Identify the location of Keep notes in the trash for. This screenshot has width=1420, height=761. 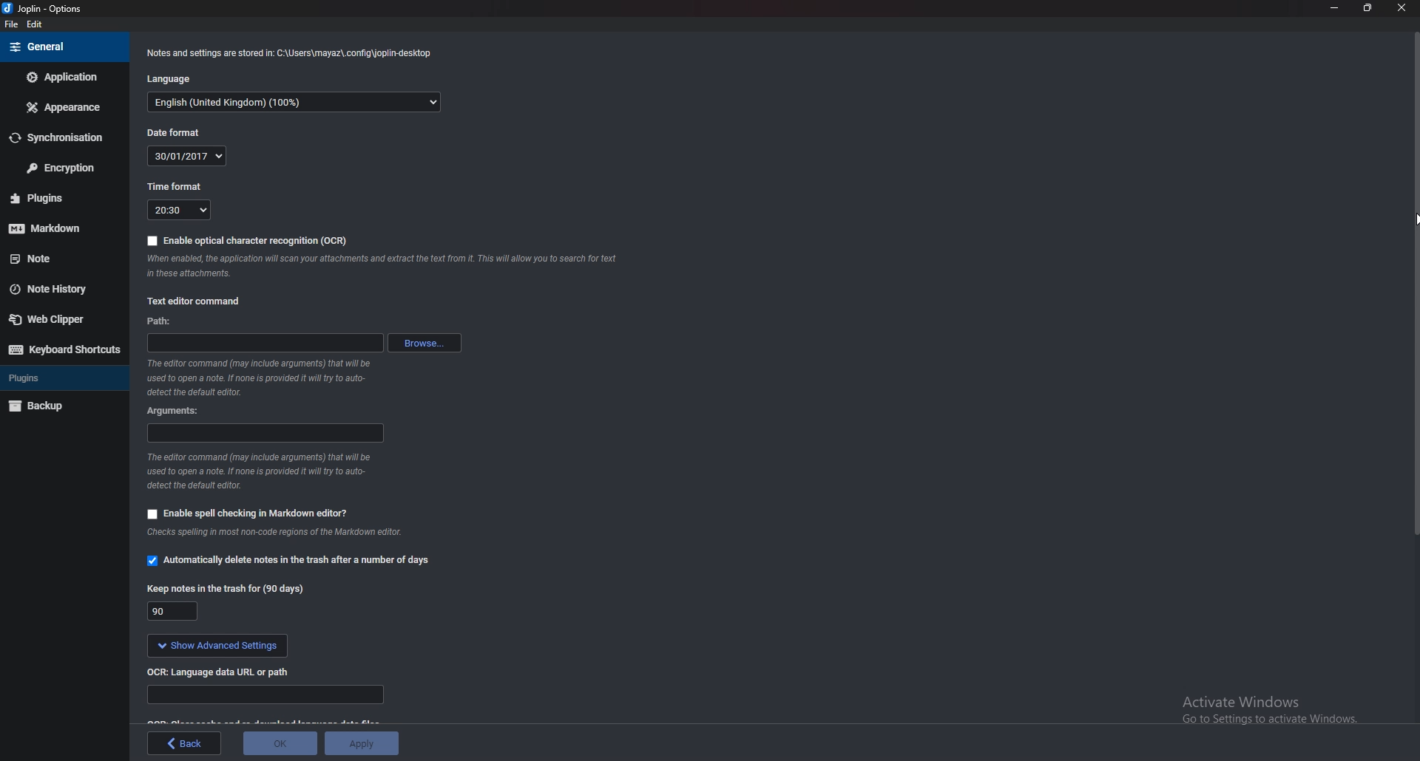
(224, 590).